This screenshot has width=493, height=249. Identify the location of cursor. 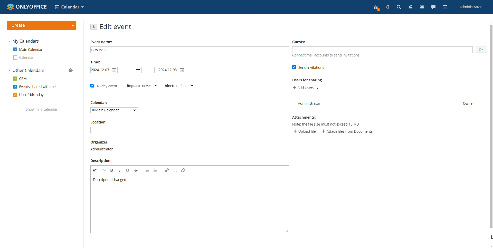
(490, 238).